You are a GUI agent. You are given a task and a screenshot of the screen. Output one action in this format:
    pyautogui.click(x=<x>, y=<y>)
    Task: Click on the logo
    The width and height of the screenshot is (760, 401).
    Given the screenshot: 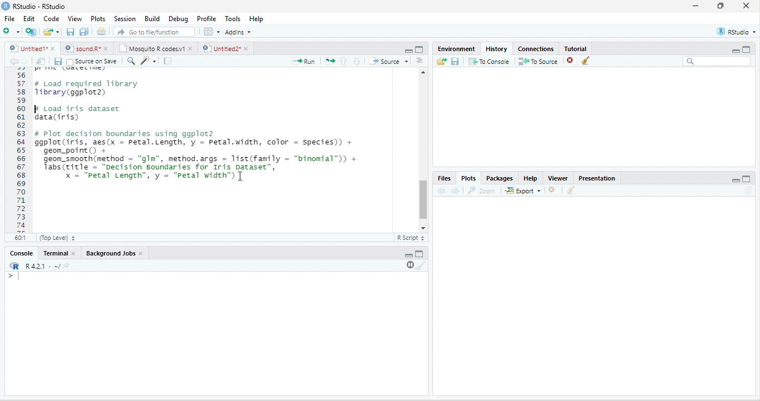 What is the action you would take?
    pyautogui.click(x=5, y=6)
    